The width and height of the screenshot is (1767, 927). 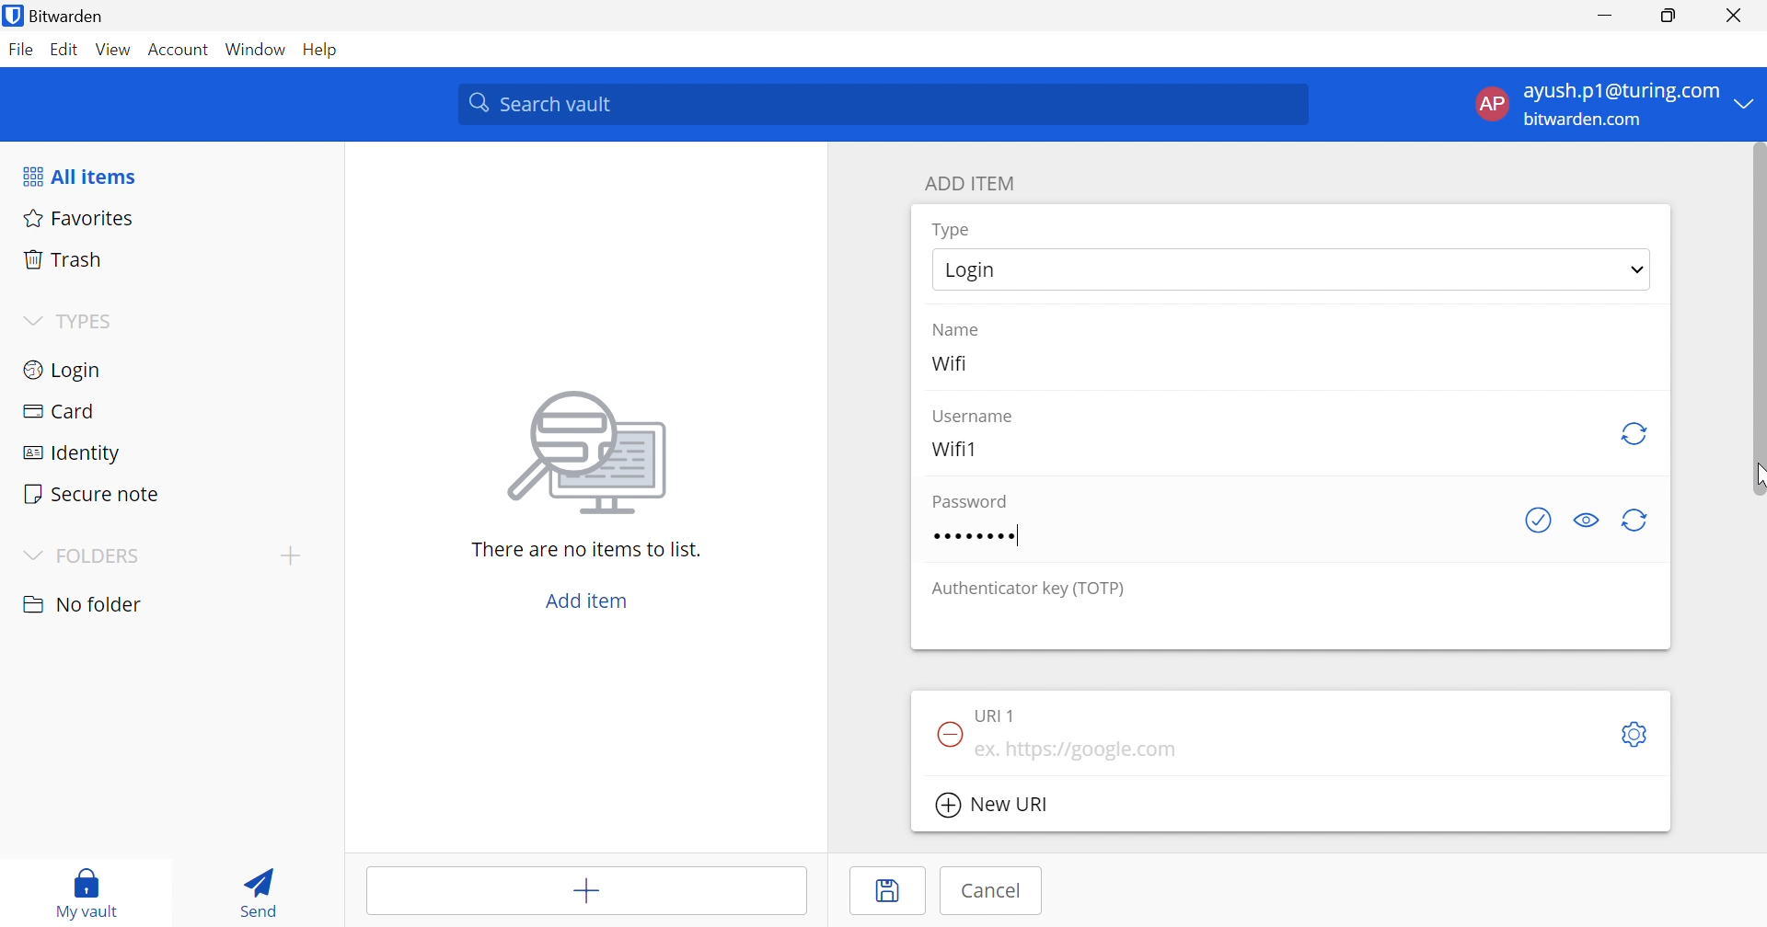 What do you see at coordinates (64, 368) in the screenshot?
I see `Login` at bounding box center [64, 368].